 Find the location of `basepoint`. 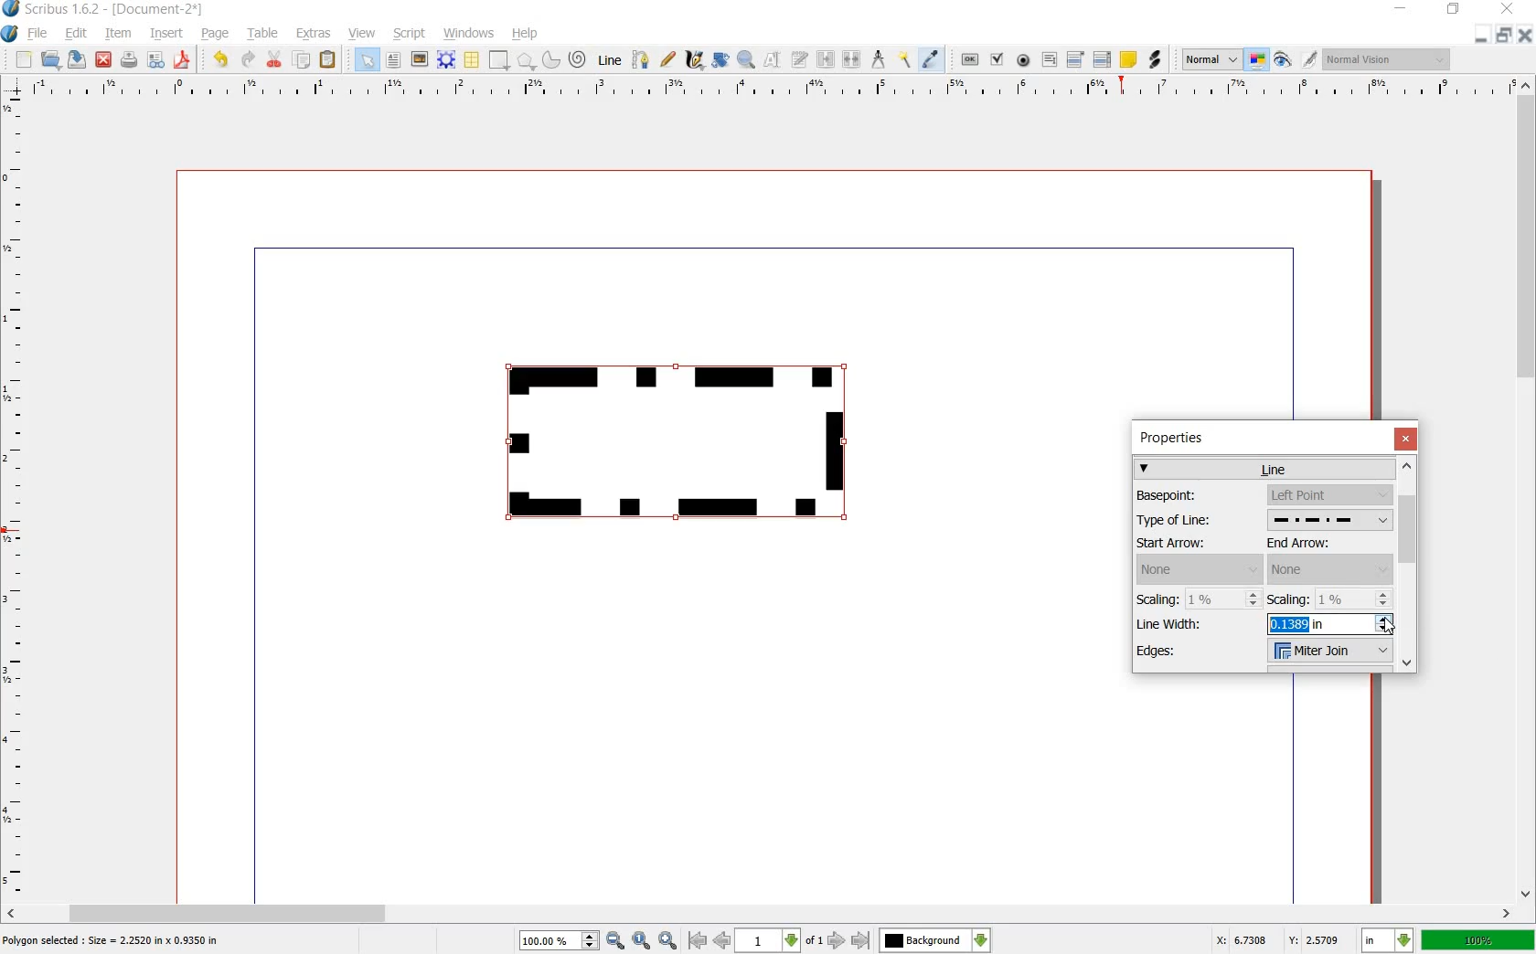

basepoint is located at coordinates (1329, 495).